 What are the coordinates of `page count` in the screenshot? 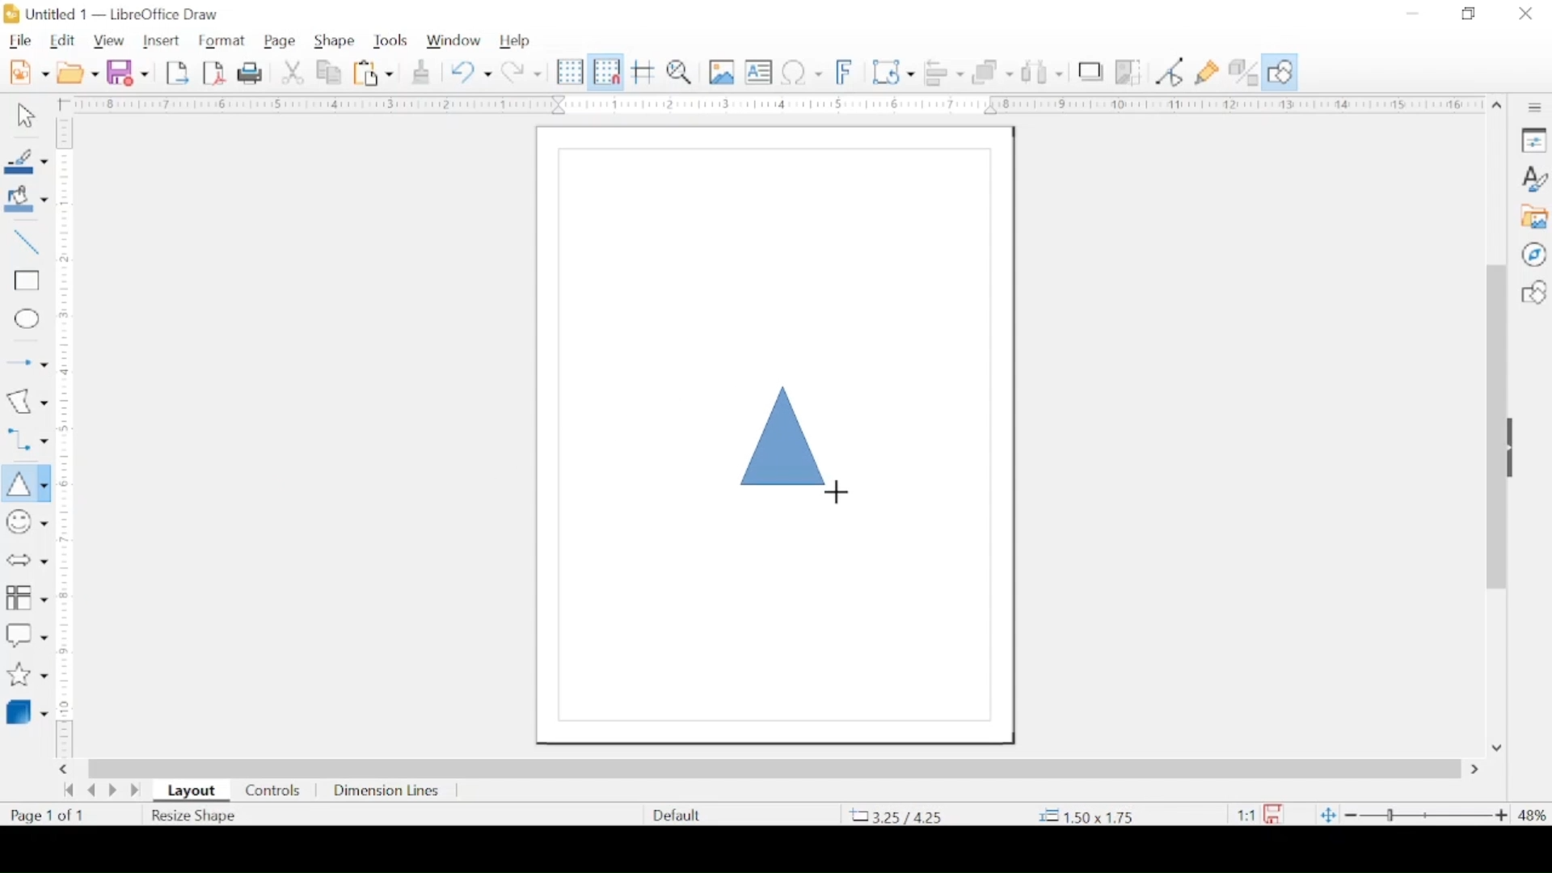 It's located at (46, 816).